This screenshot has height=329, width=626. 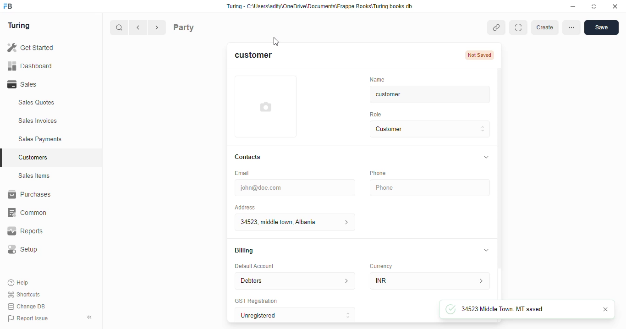 What do you see at coordinates (255, 301) in the screenshot?
I see `‘GST Registration` at bounding box center [255, 301].